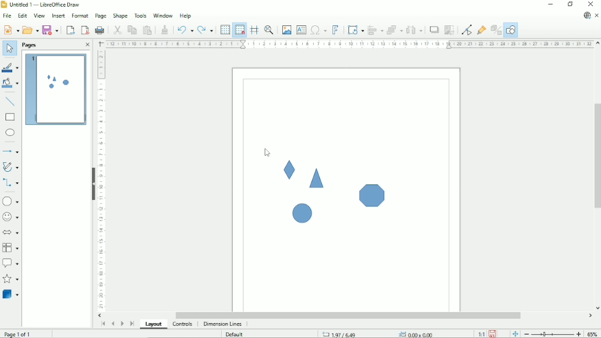 This screenshot has width=601, height=338. I want to click on Page 1 of 1, so click(24, 334).